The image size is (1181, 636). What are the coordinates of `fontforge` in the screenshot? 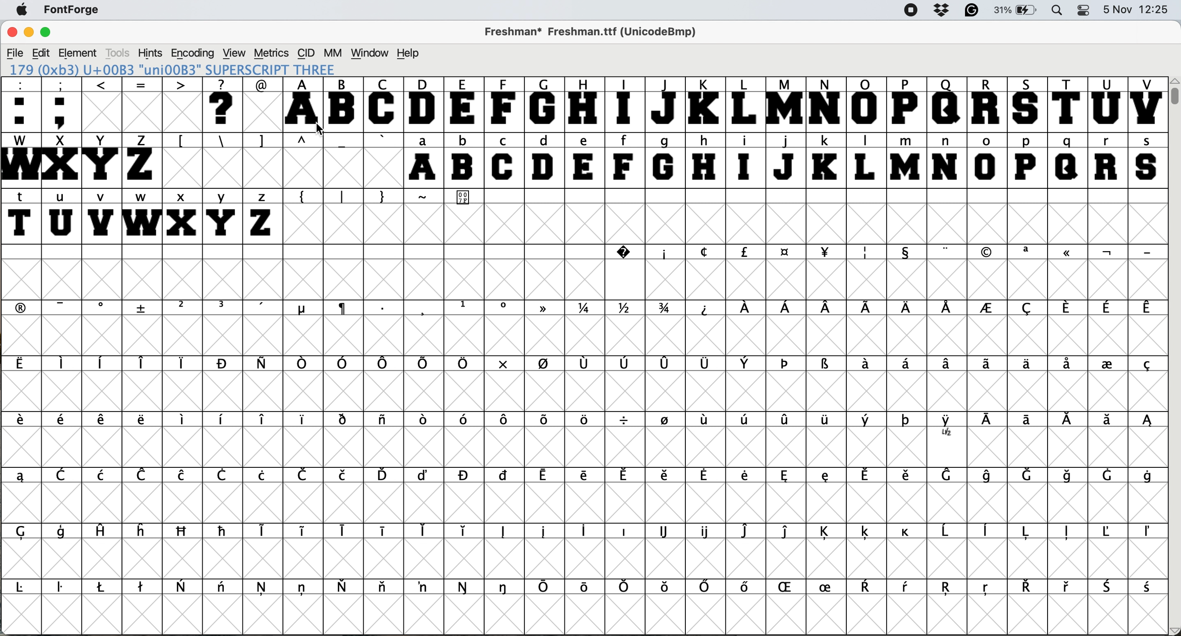 It's located at (69, 11).